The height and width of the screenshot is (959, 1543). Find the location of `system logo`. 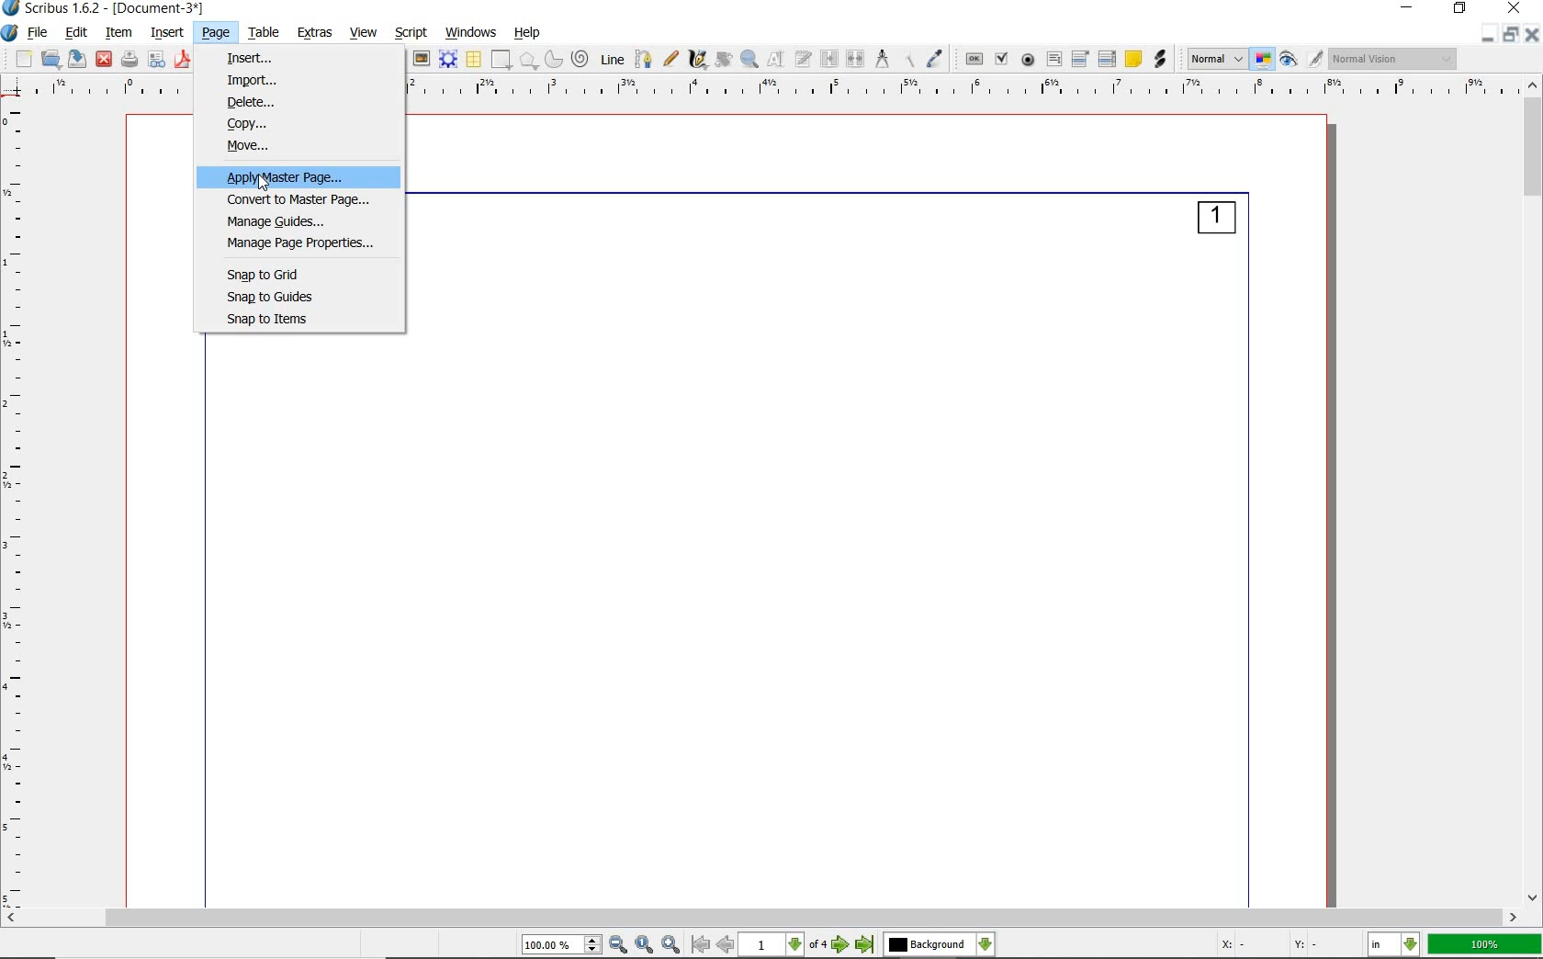

system logo is located at coordinates (10, 34).